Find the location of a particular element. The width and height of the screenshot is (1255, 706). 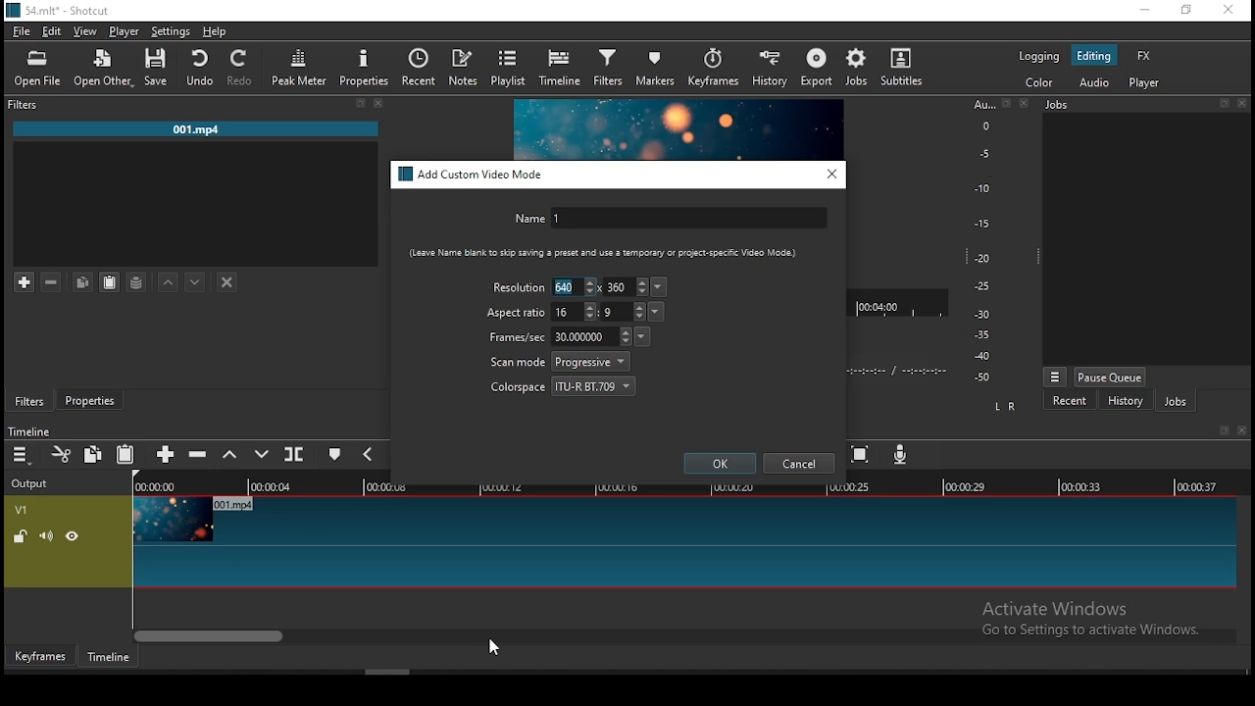

00:00:20 is located at coordinates (731, 485).